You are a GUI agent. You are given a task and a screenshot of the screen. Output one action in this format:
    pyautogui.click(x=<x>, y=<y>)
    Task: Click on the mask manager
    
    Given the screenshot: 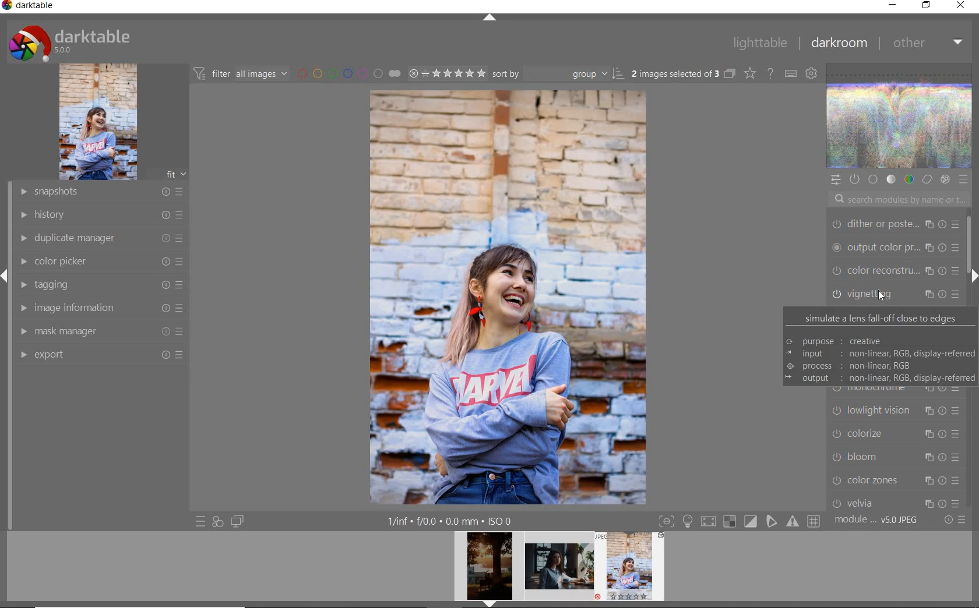 What is the action you would take?
    pyautogui.click(x=101, y=330)
    